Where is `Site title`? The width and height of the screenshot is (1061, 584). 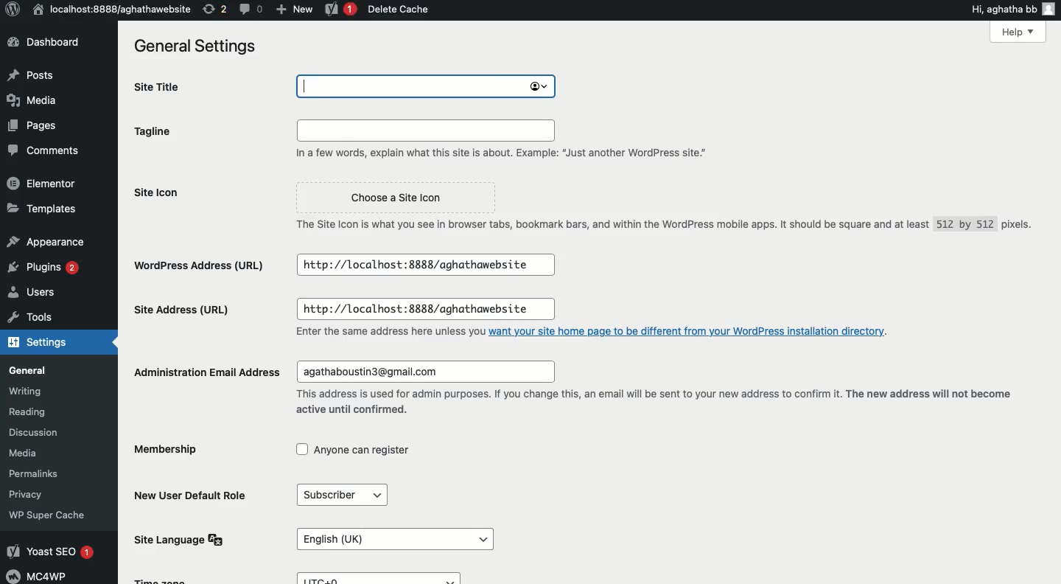 Site title is located at coordinates (158, 86).